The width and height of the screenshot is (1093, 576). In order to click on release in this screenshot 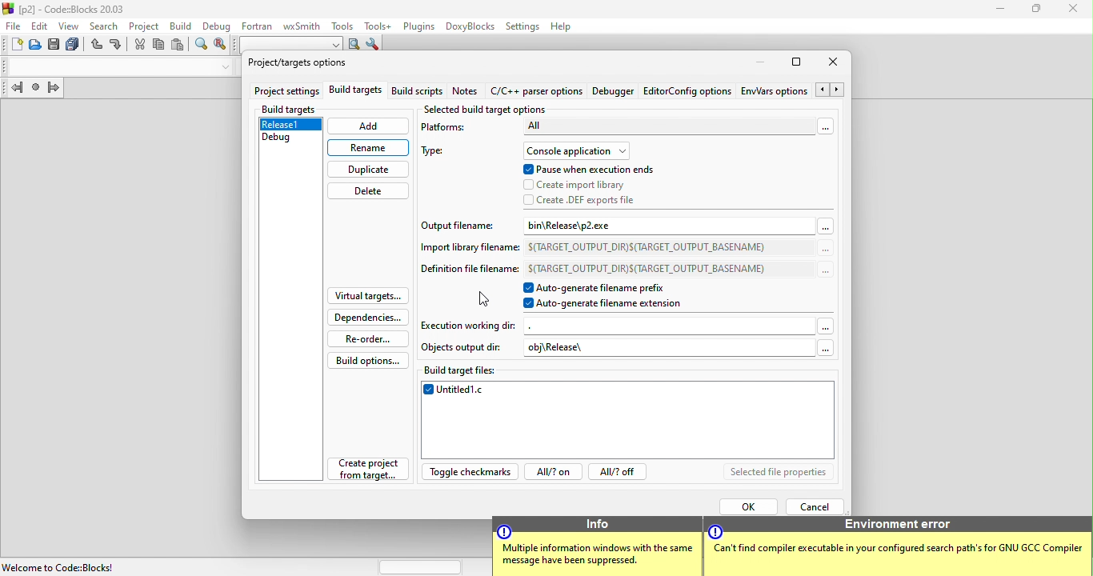, I will do `click(291, 126)`.